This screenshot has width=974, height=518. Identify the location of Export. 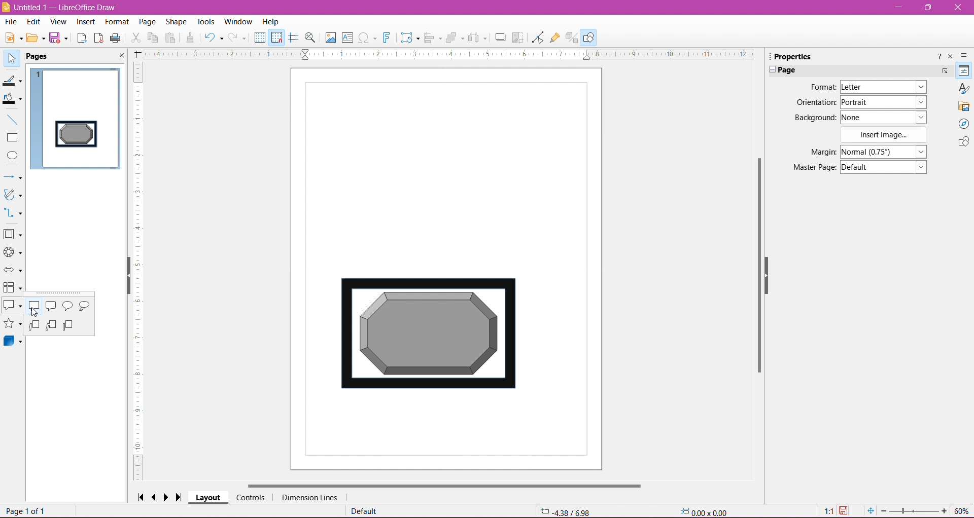
(81, 38).